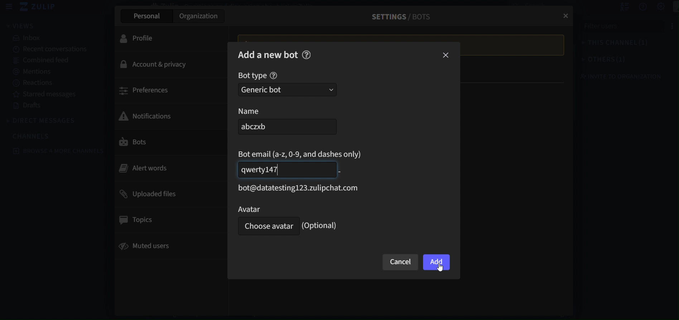 The image size is (679, 320). I want to click on this channel(1), so click(607, 44).